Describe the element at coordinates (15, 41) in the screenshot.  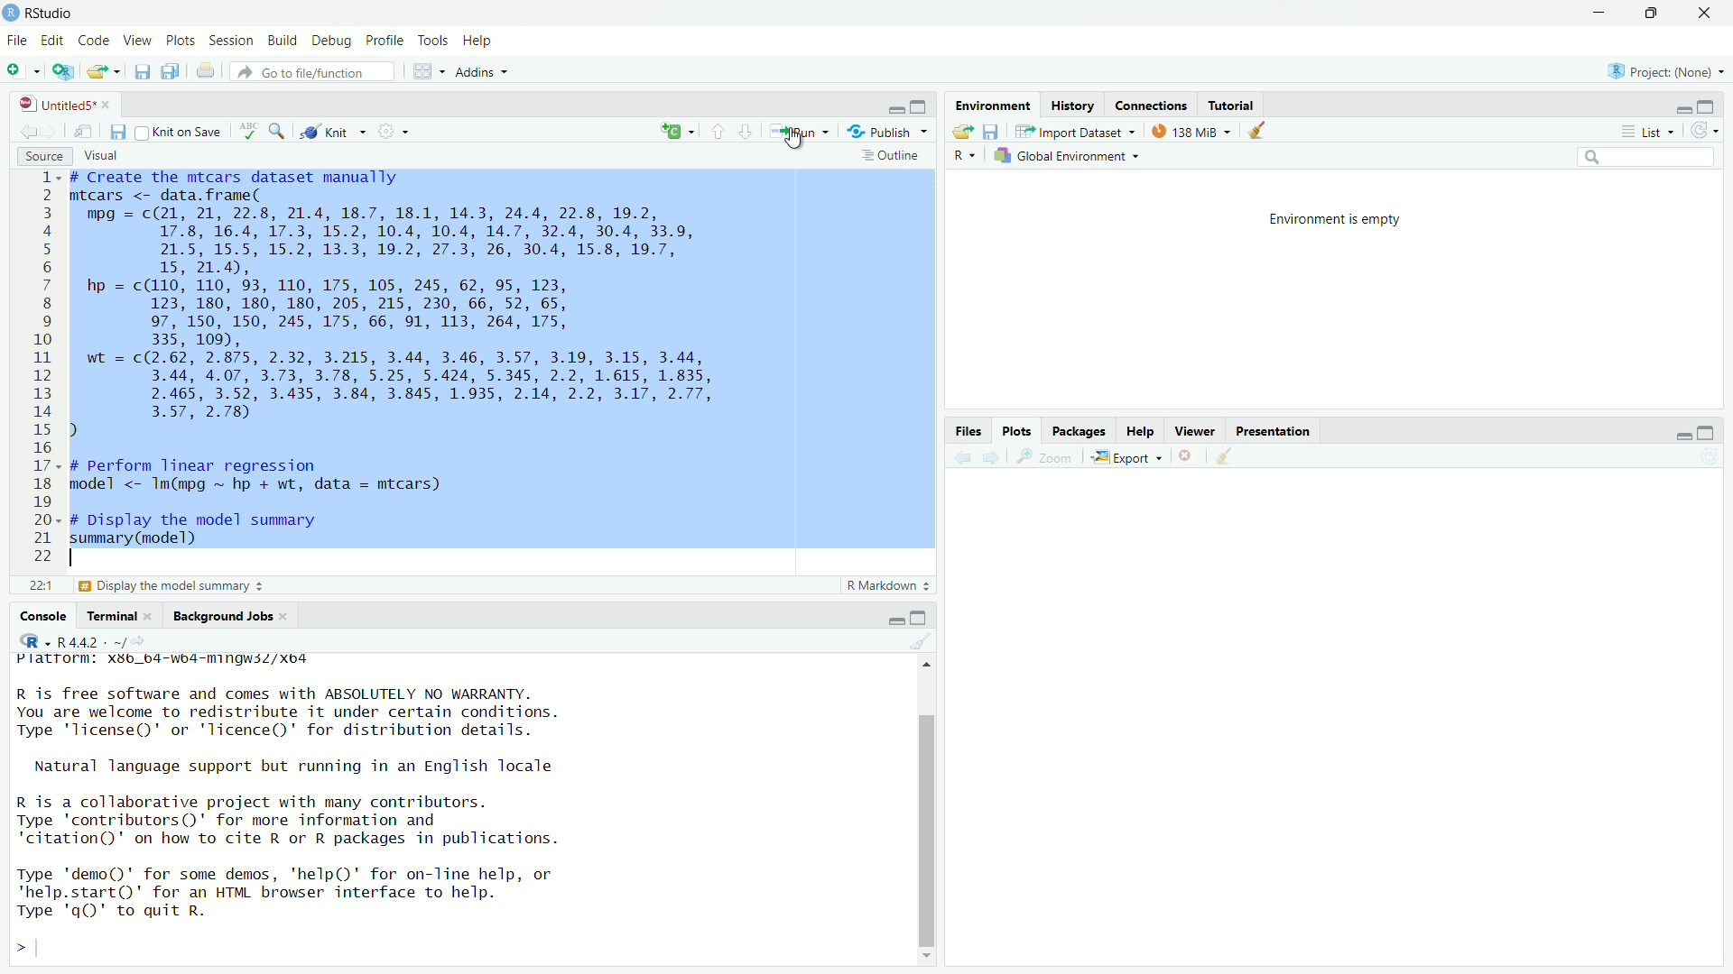
I see `file` at that location.